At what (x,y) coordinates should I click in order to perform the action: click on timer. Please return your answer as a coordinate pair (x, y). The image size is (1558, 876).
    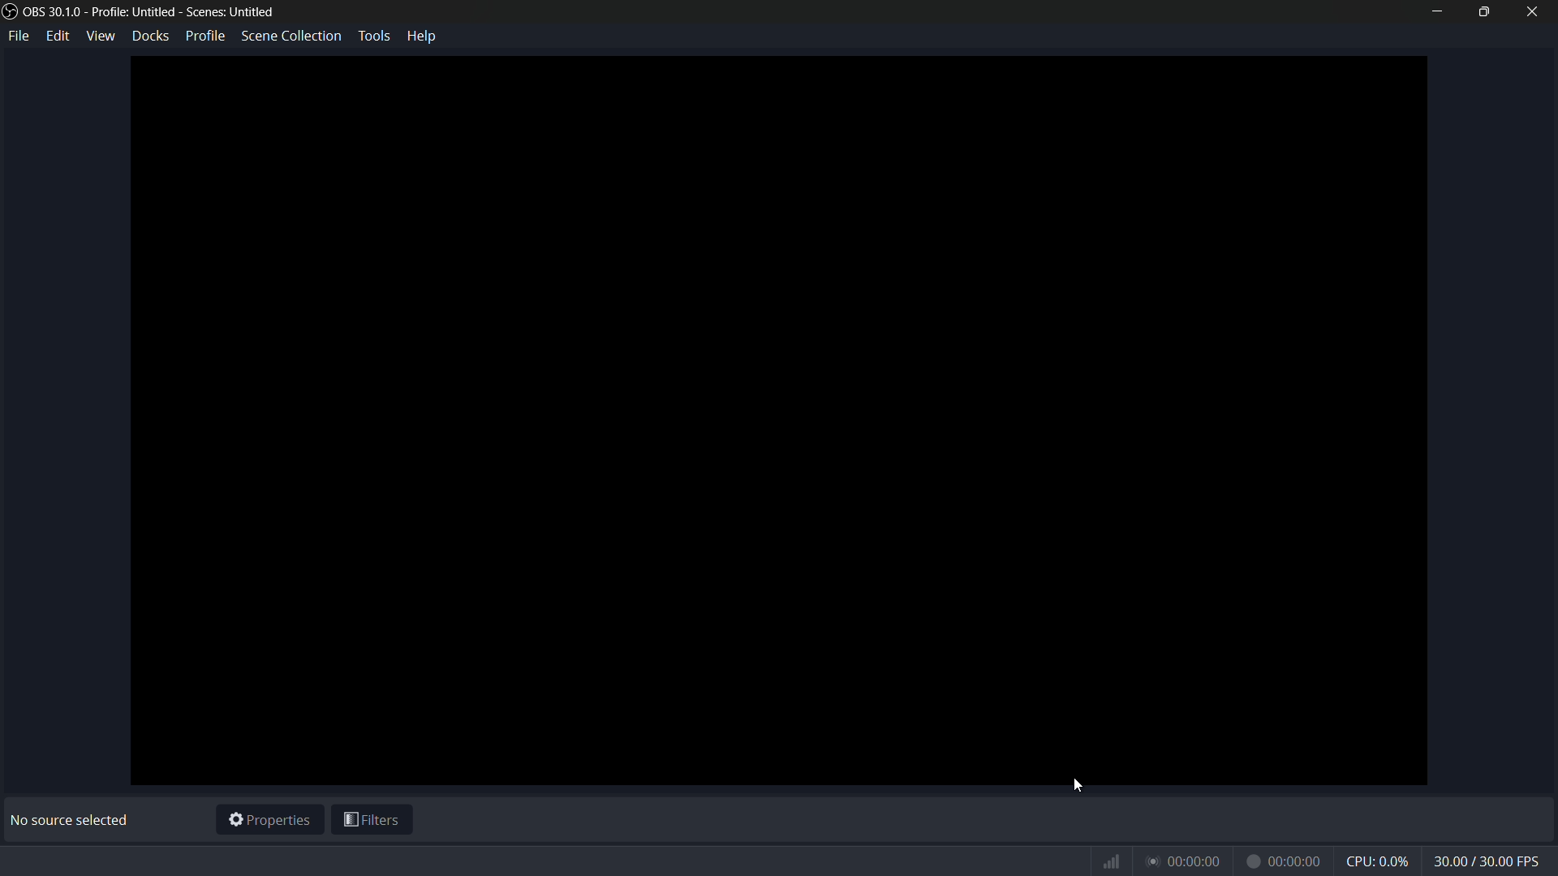
    Looking at the image, I should click on (1212, 861).